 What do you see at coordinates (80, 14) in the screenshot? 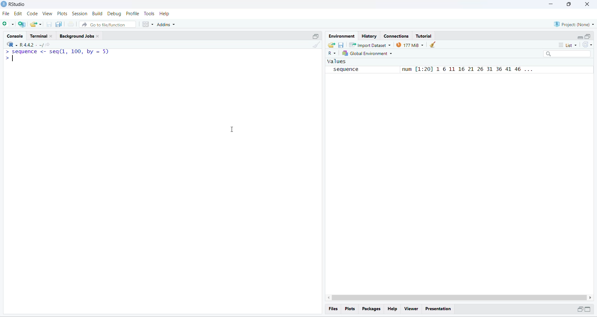
I see `session` at bounding box center [80, 14].